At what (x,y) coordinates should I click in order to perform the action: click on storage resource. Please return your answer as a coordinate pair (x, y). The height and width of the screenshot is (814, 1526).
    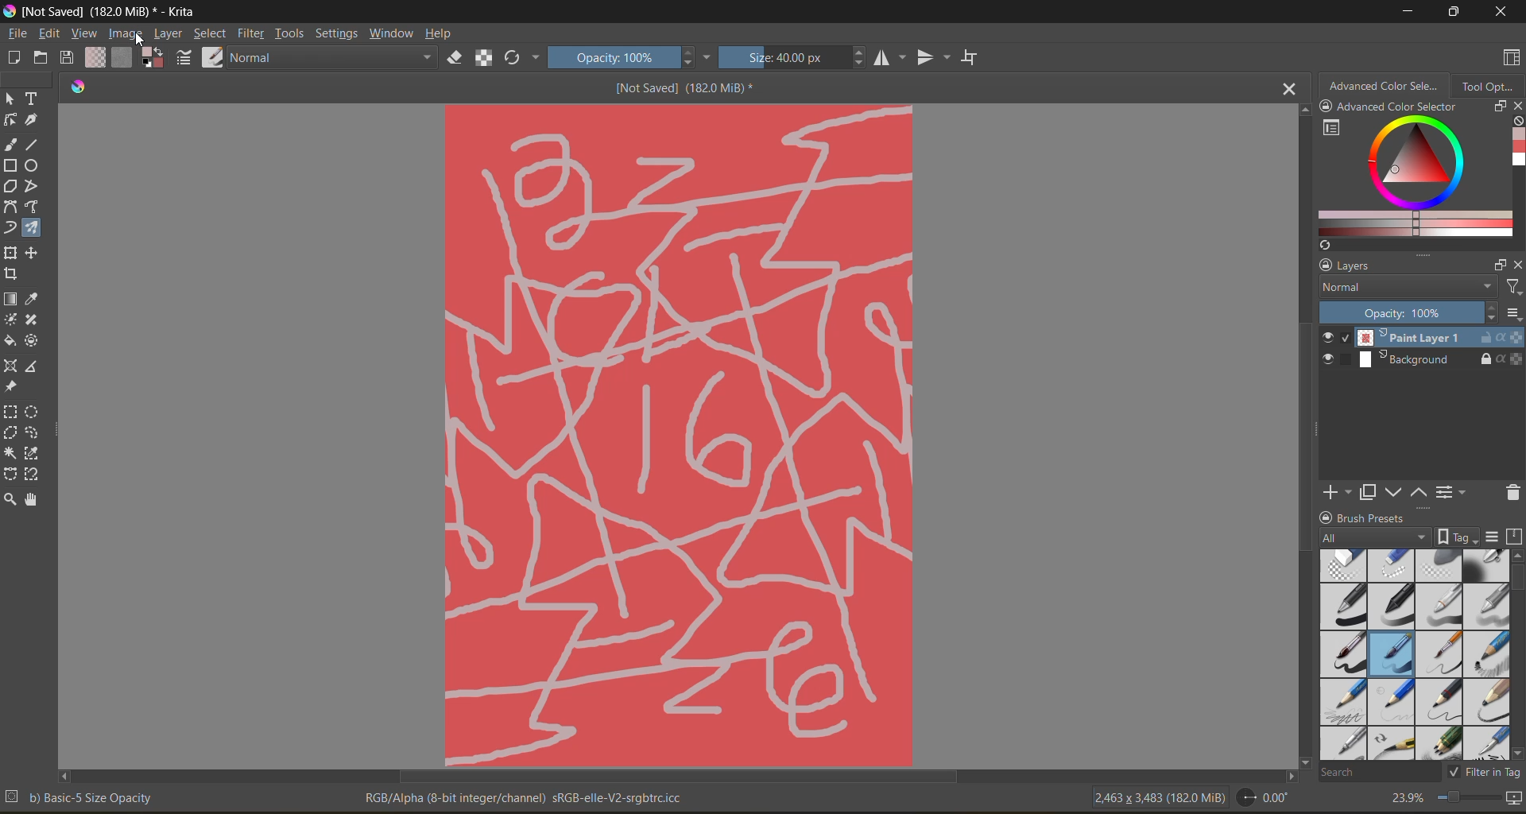
    Looking at the image, I should click on (1512, 538).